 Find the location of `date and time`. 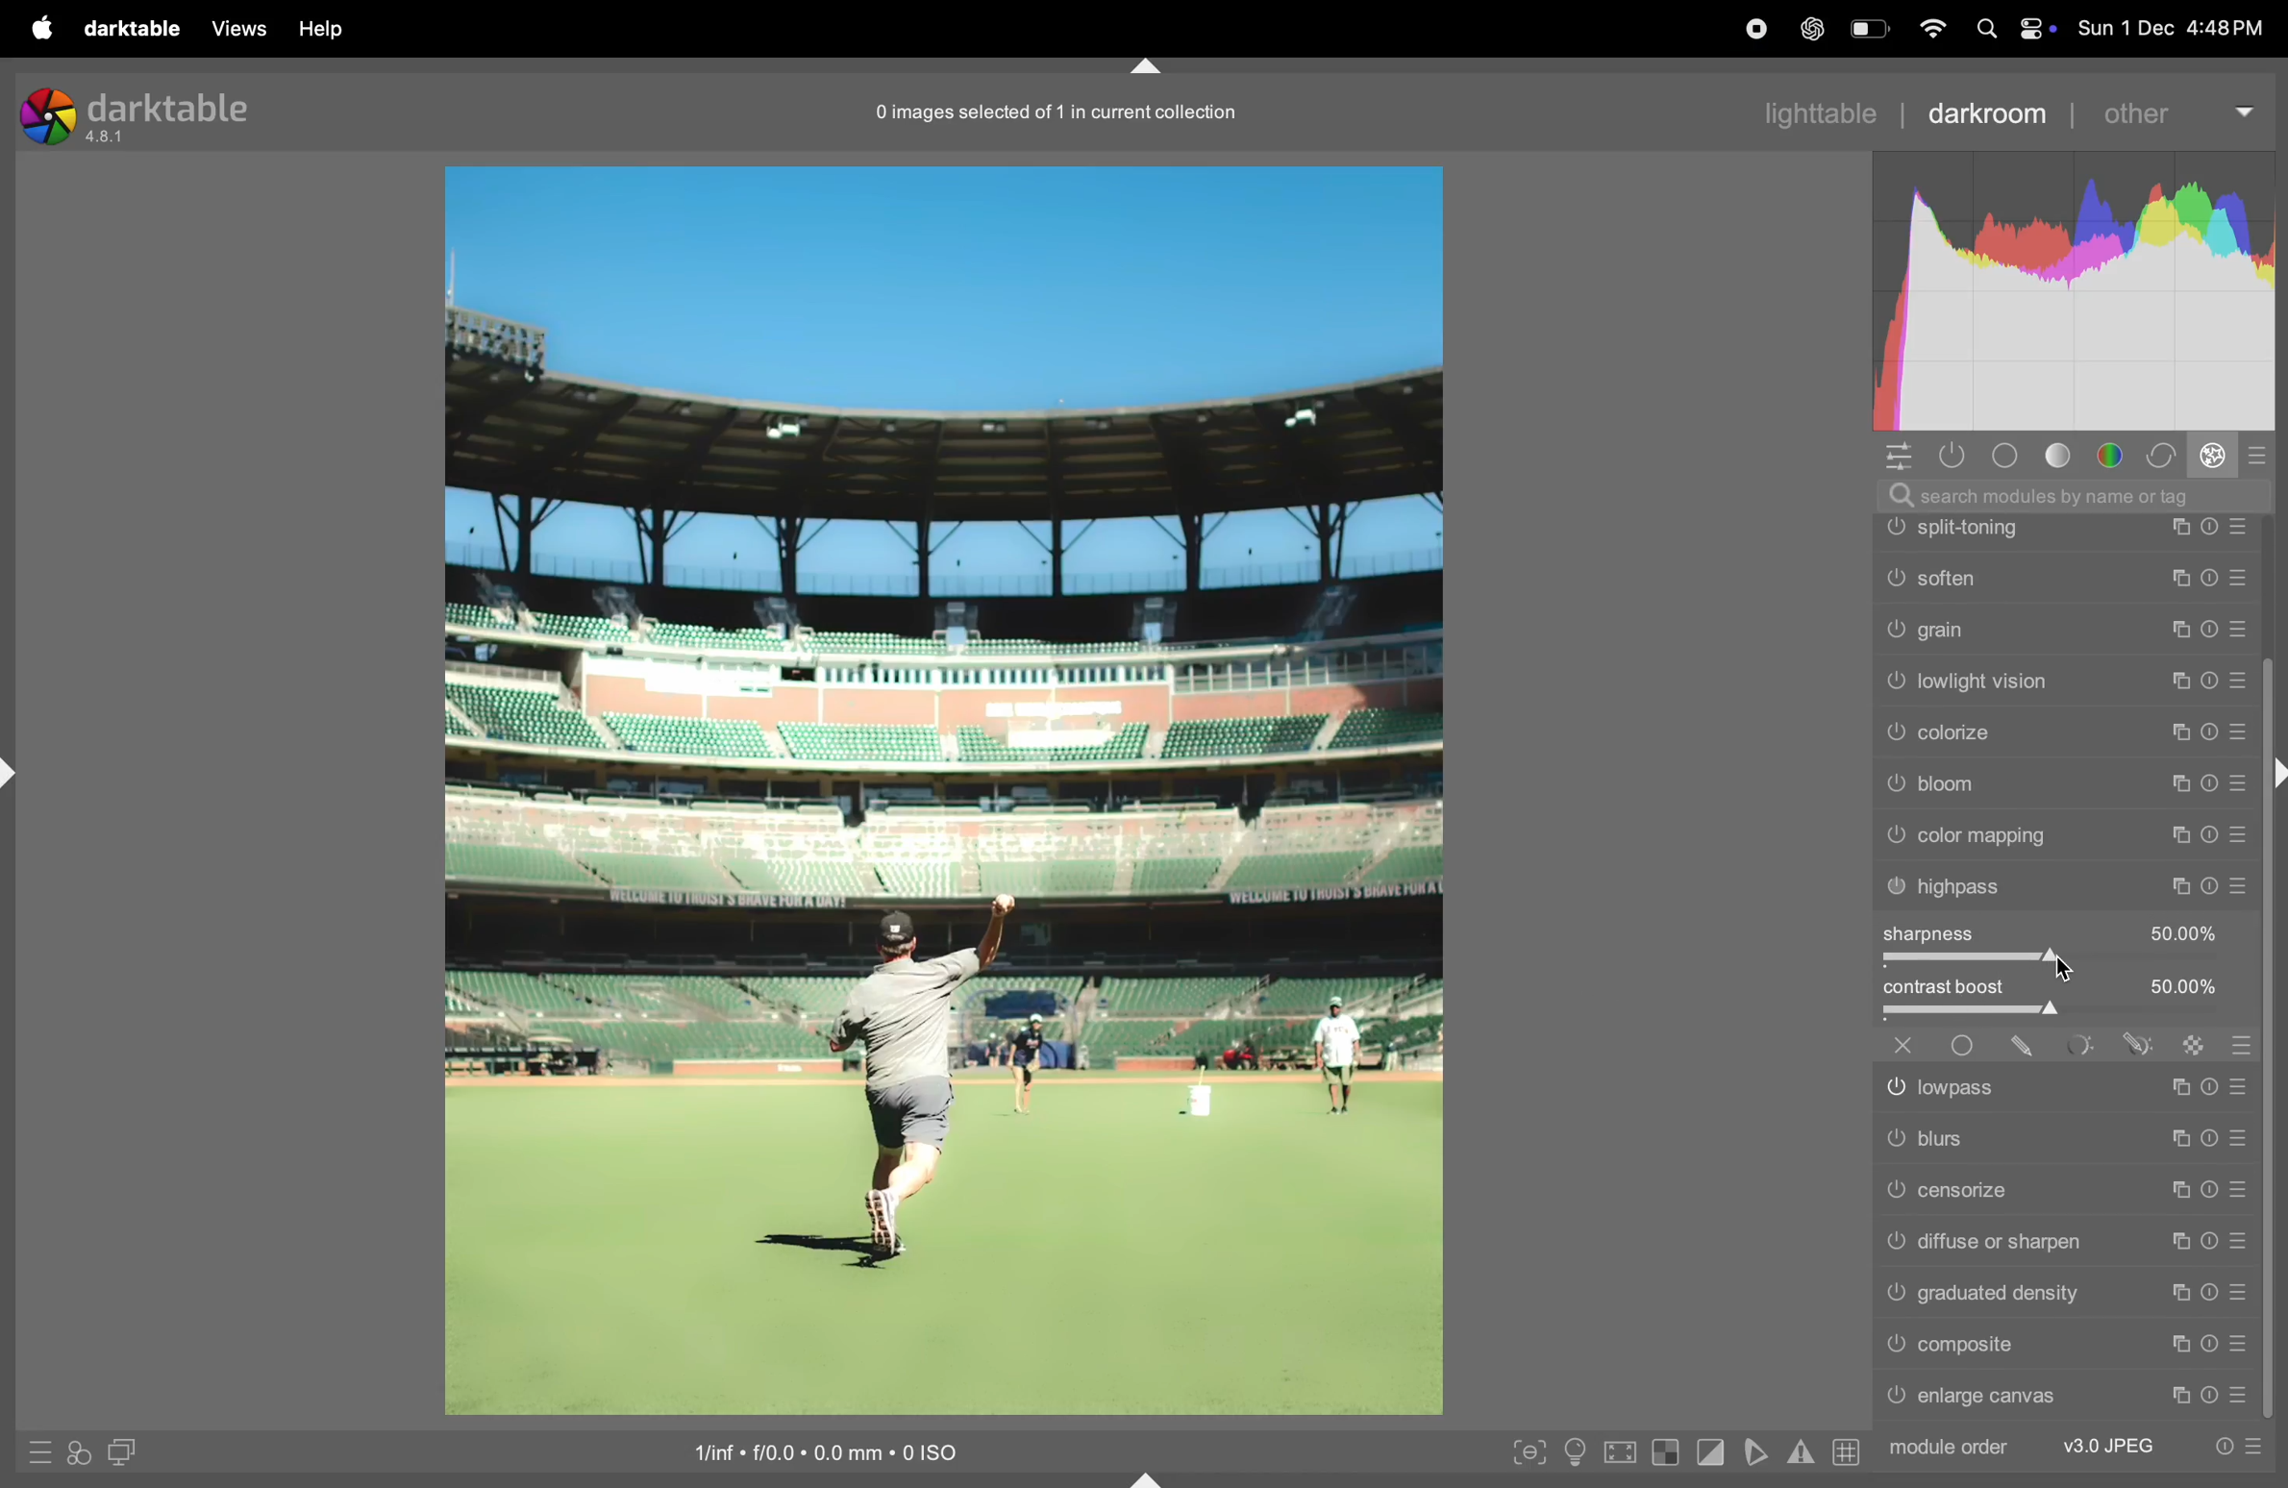

date and time is located at coordinates (2176, 29).